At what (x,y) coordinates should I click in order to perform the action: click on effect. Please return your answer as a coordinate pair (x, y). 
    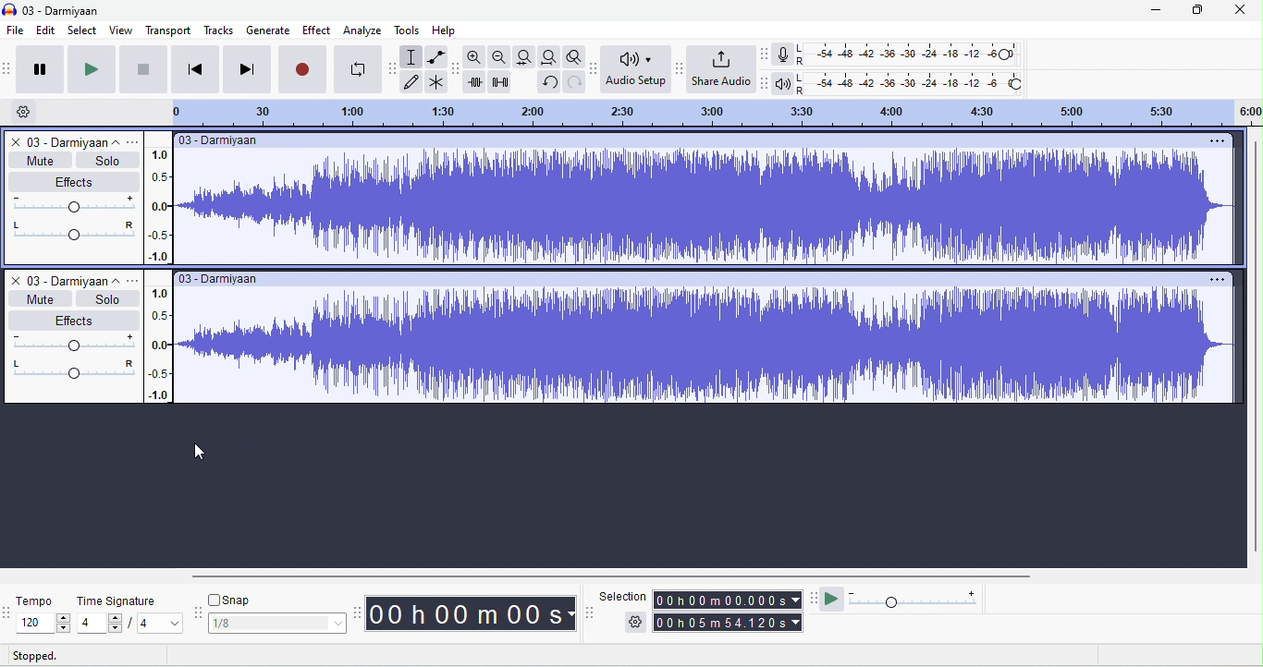
    Looking at the image, I should click on (317, 29).